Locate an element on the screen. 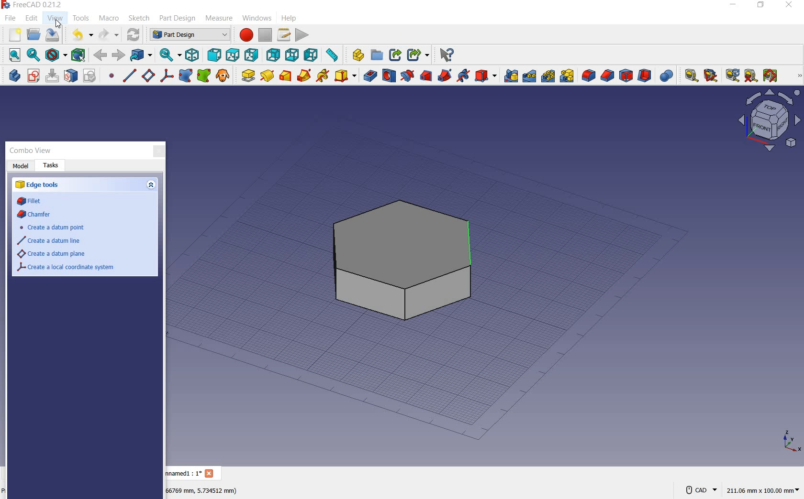 The image size is (804, 499). tools is located at coordinates (82, 19).